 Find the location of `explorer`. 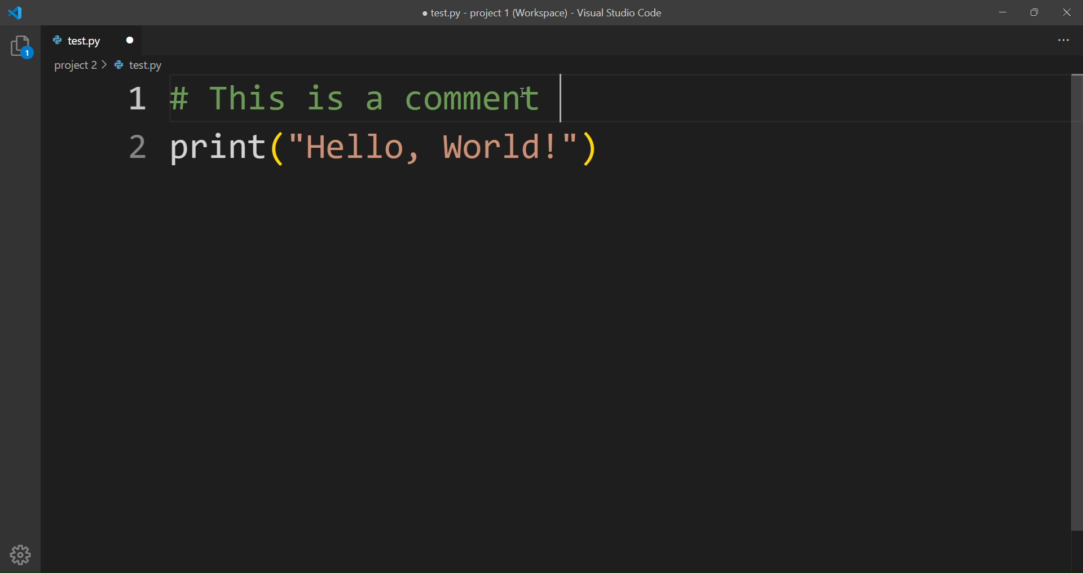

explorer is located at coordinates (20, 47).